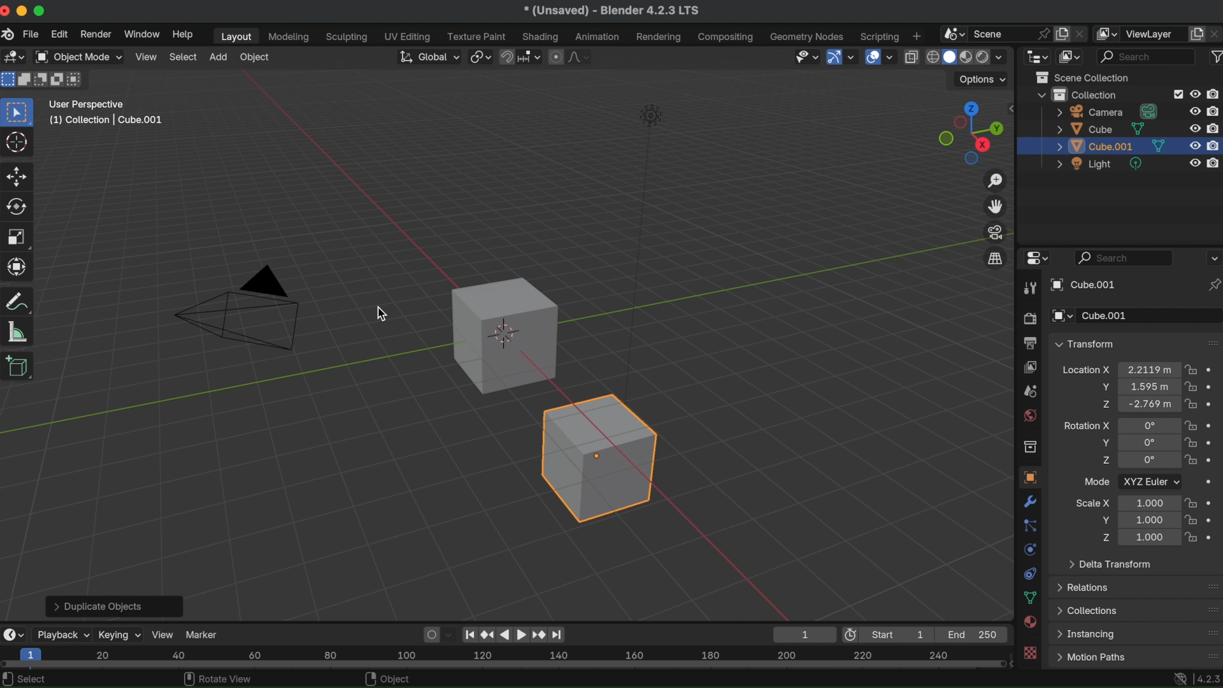 Image resolution: width=1223 pixels, height=688 pixels. Describe the element at coordinates (580, 57) in the screenshot. I see `proportional editing fall off` at that location.